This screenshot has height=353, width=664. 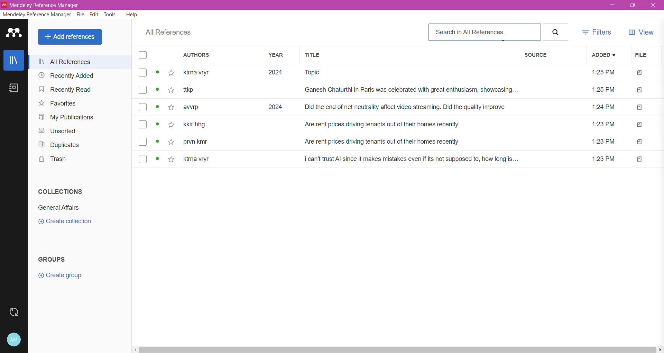 I want to click on select file, so click(x=141, y=73).